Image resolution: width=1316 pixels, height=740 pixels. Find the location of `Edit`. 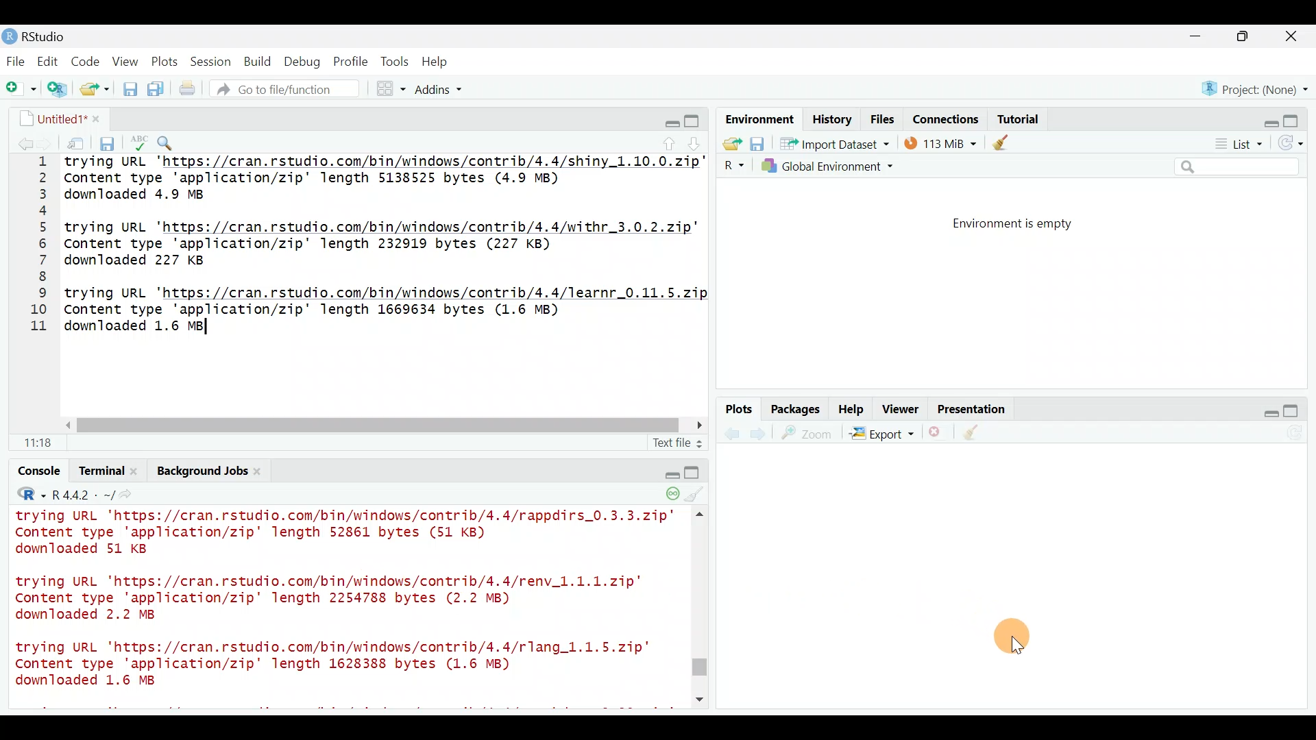

Edit is located at coordinates (50, 62).